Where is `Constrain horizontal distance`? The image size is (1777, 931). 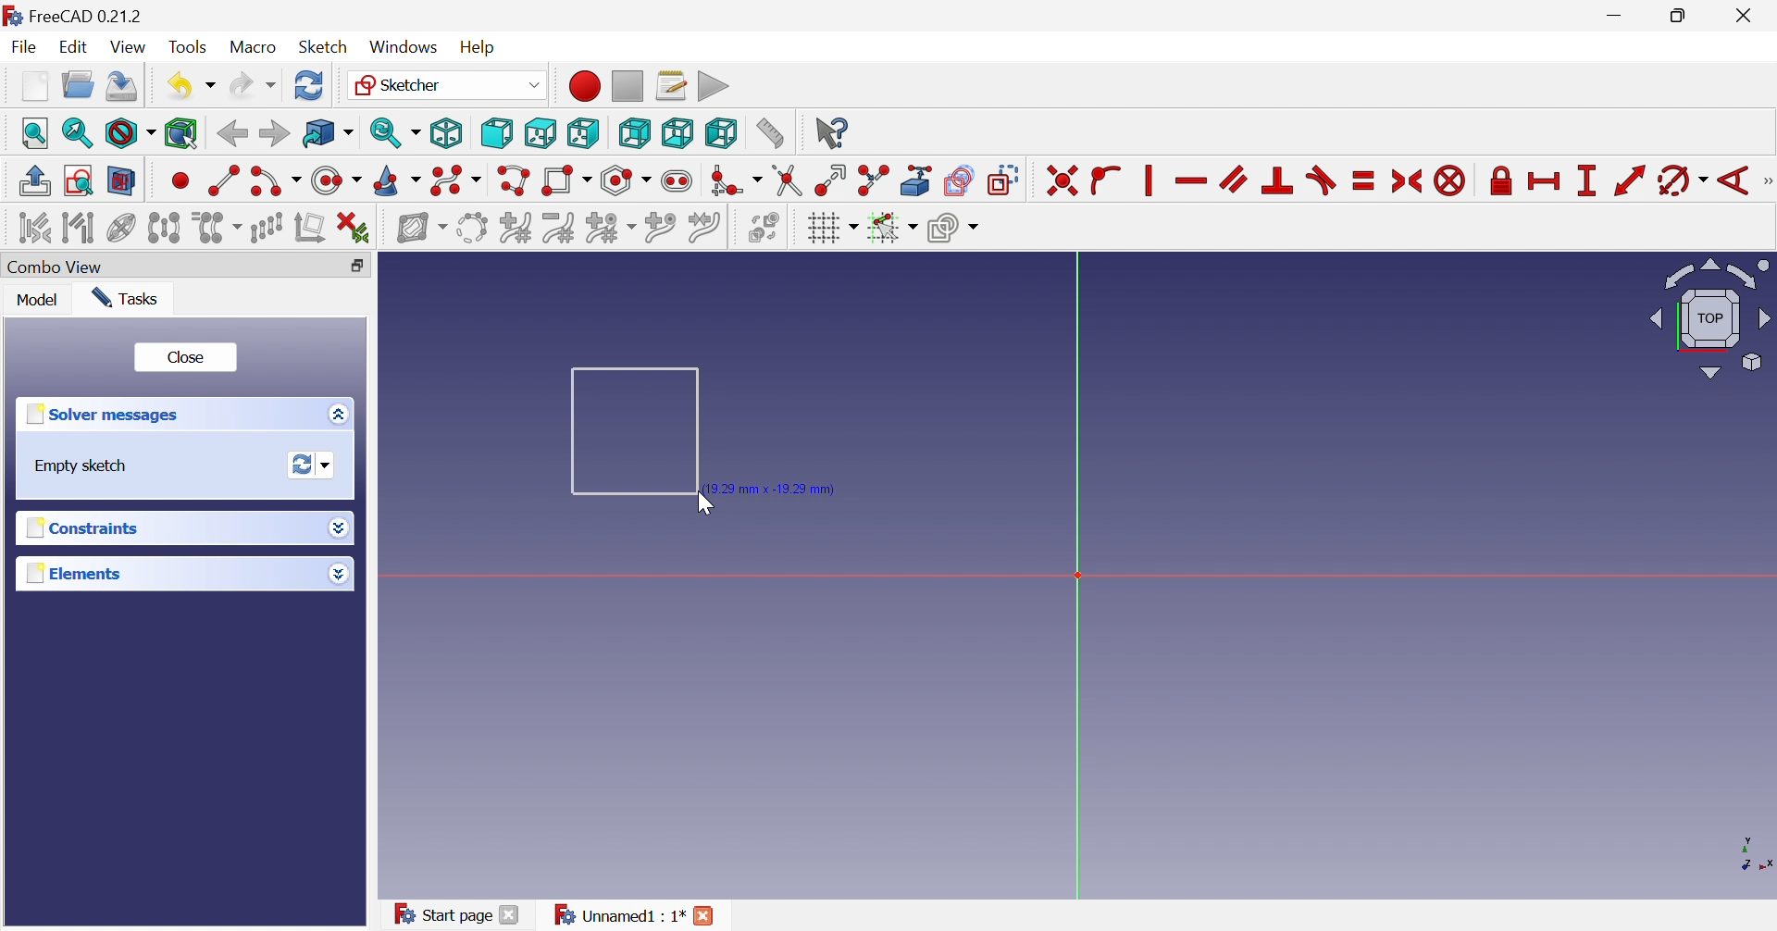
Constrain horizontal distance is located at coordinates (1545, 181).